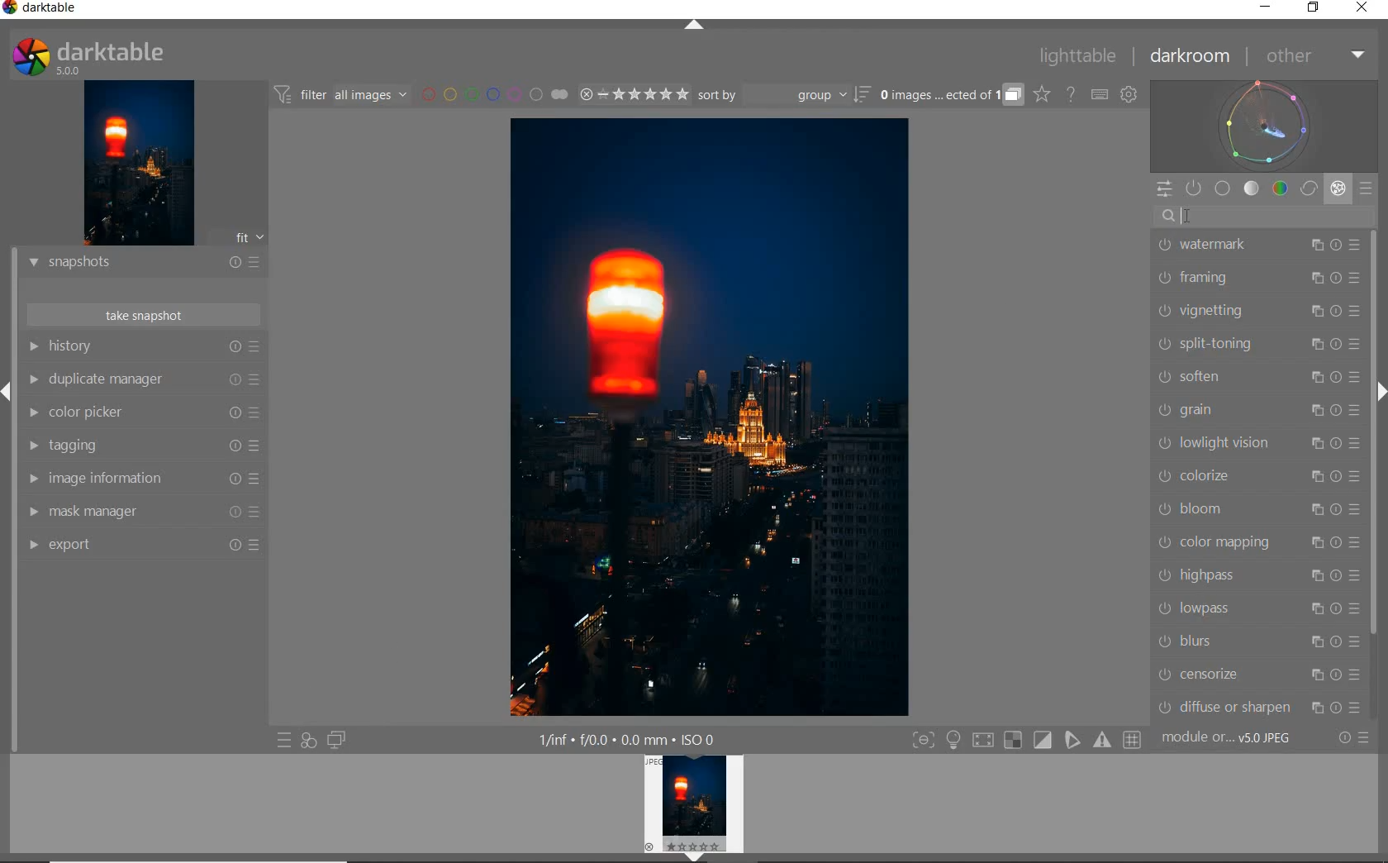 Image resolution: width=1388 pixels, height=863 pixels. Describe the element at coordinates (1357, 544) in the screenshot. I see `Preset and reset` at that location.